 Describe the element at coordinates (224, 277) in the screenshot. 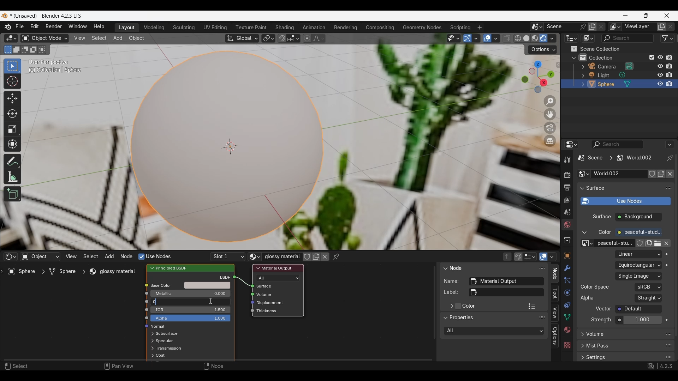

I see `bscf` at that location.